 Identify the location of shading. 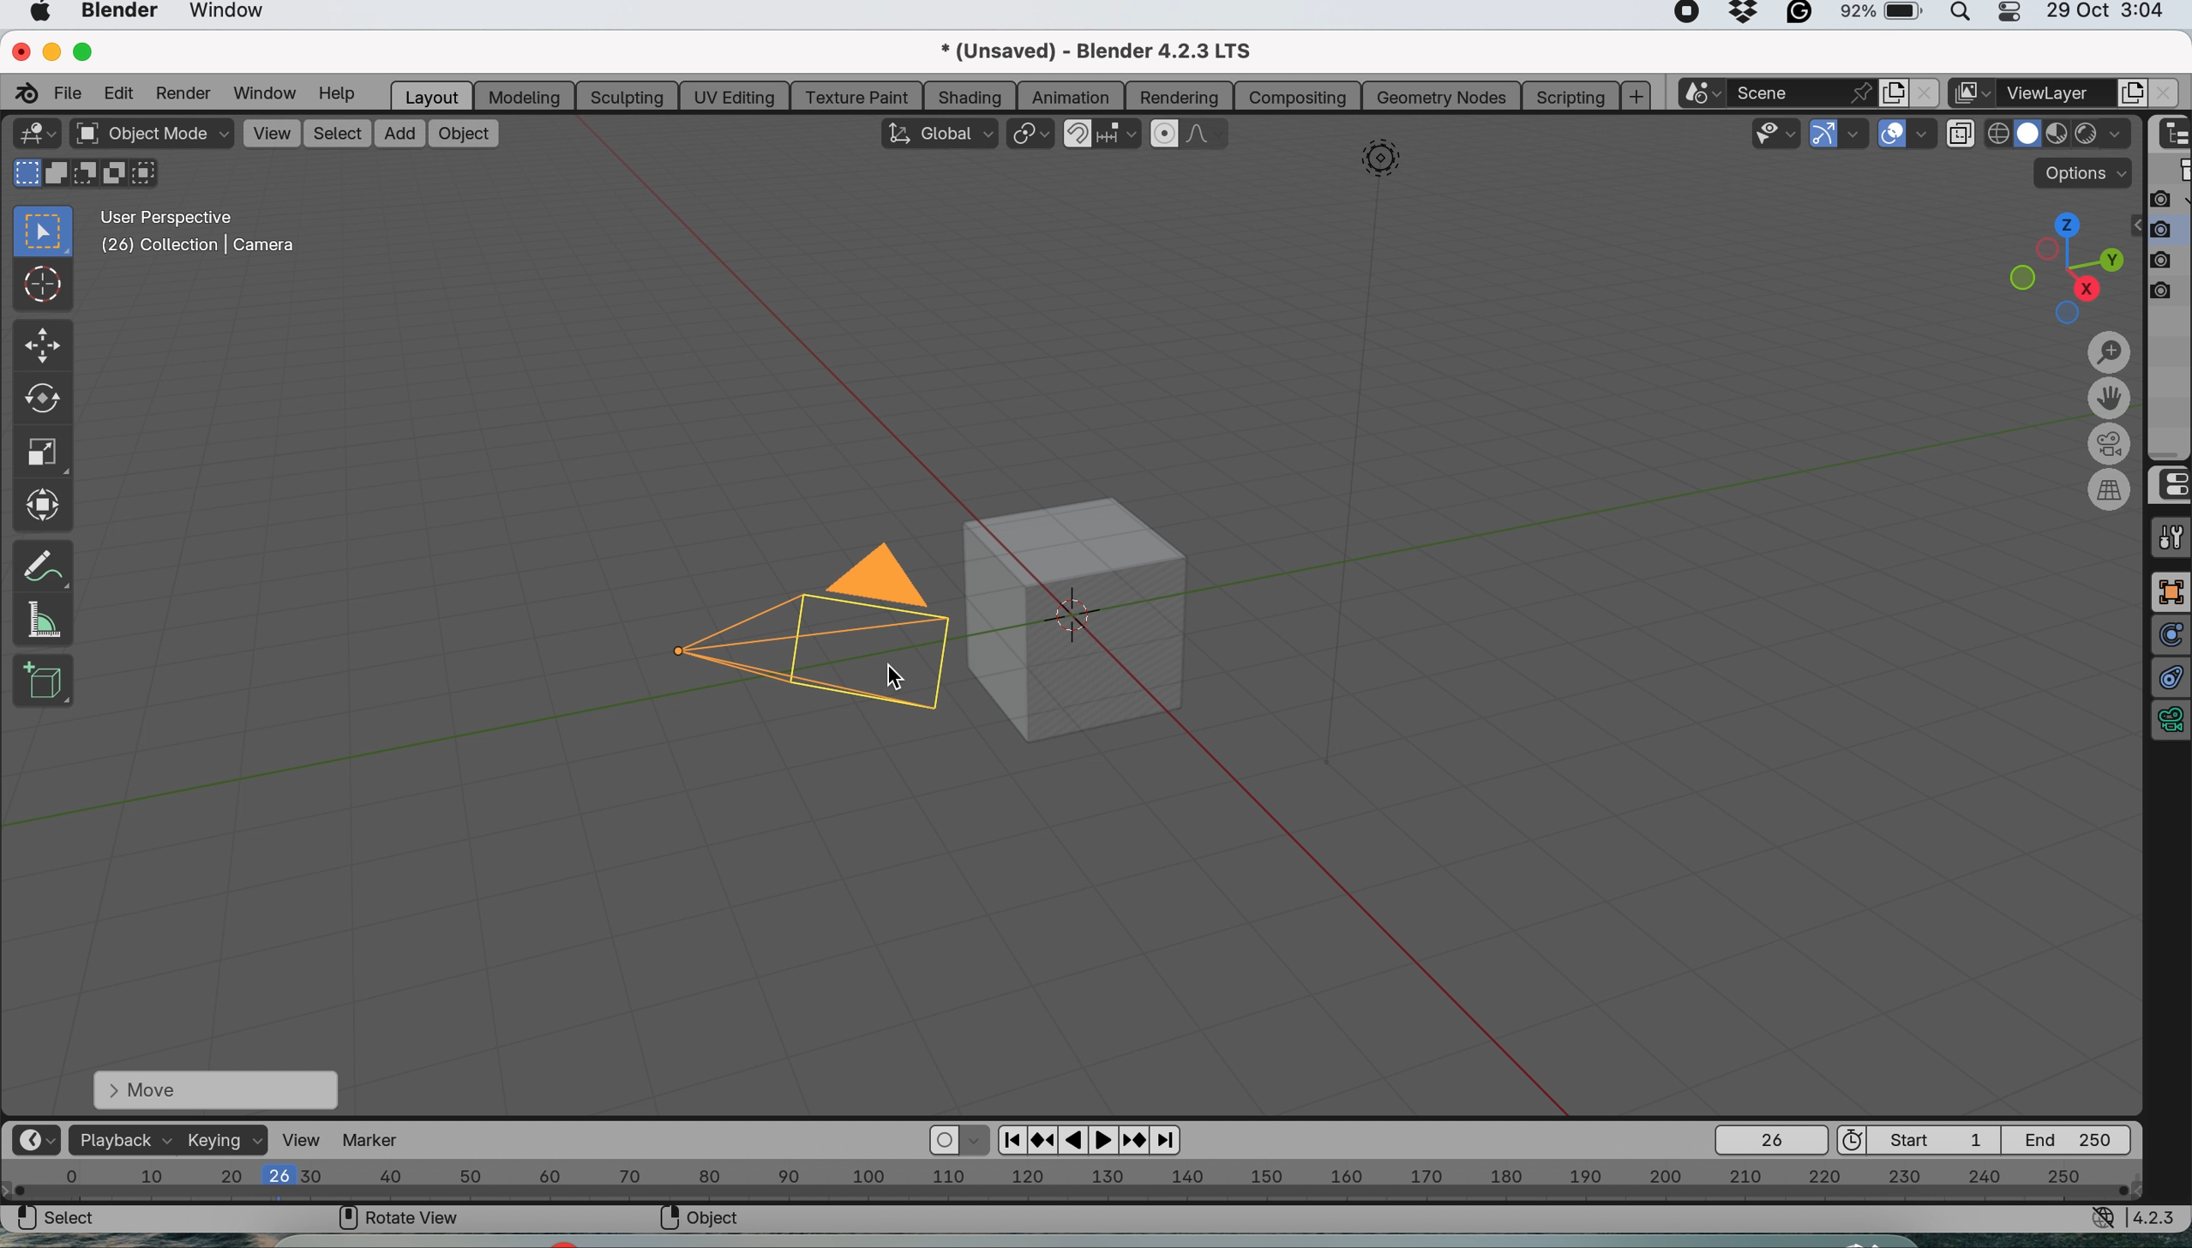
(970, 95).